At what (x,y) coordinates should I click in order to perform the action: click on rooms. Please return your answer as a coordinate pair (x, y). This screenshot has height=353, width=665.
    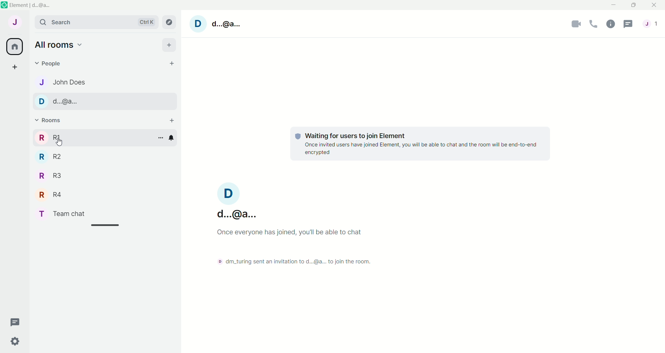
    Looking at the image, I should click on (52, 120).